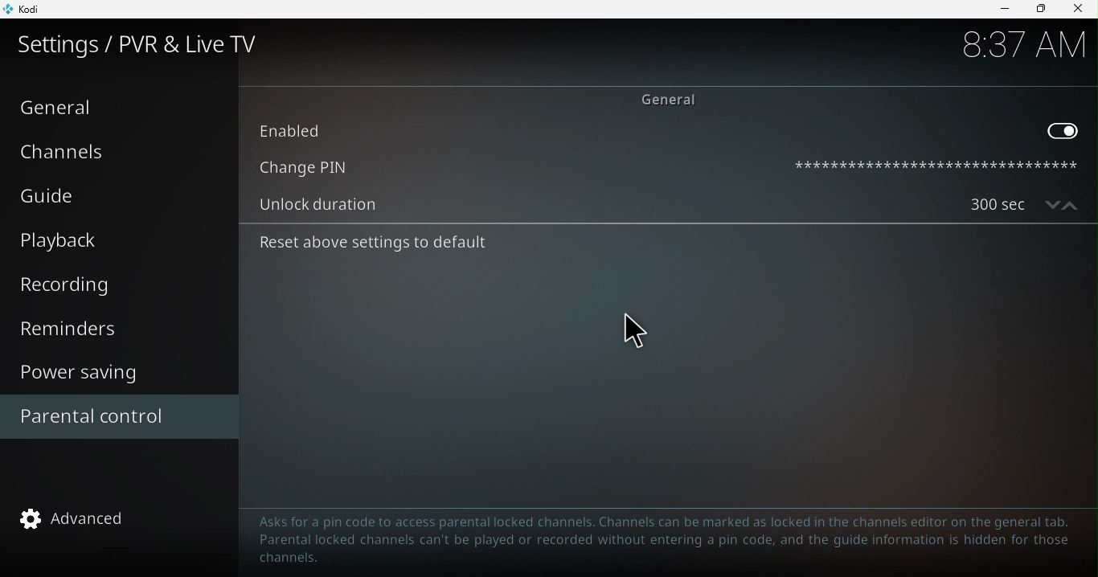 Image resolution: width=1098 pixels, height=577 pixels. I want to click on General, so click(117, 108).